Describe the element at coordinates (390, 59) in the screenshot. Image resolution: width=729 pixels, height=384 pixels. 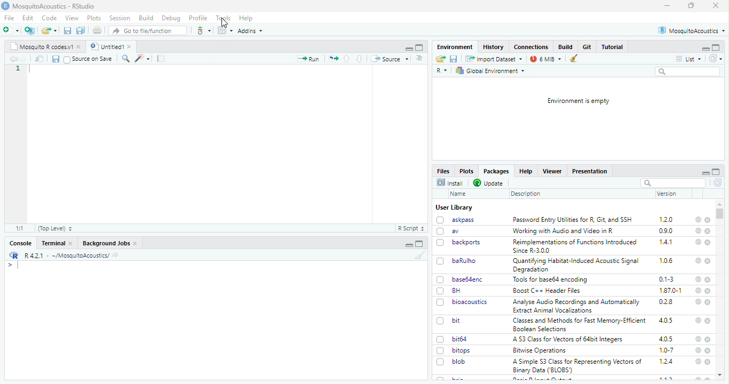
I see `Source` at that location.